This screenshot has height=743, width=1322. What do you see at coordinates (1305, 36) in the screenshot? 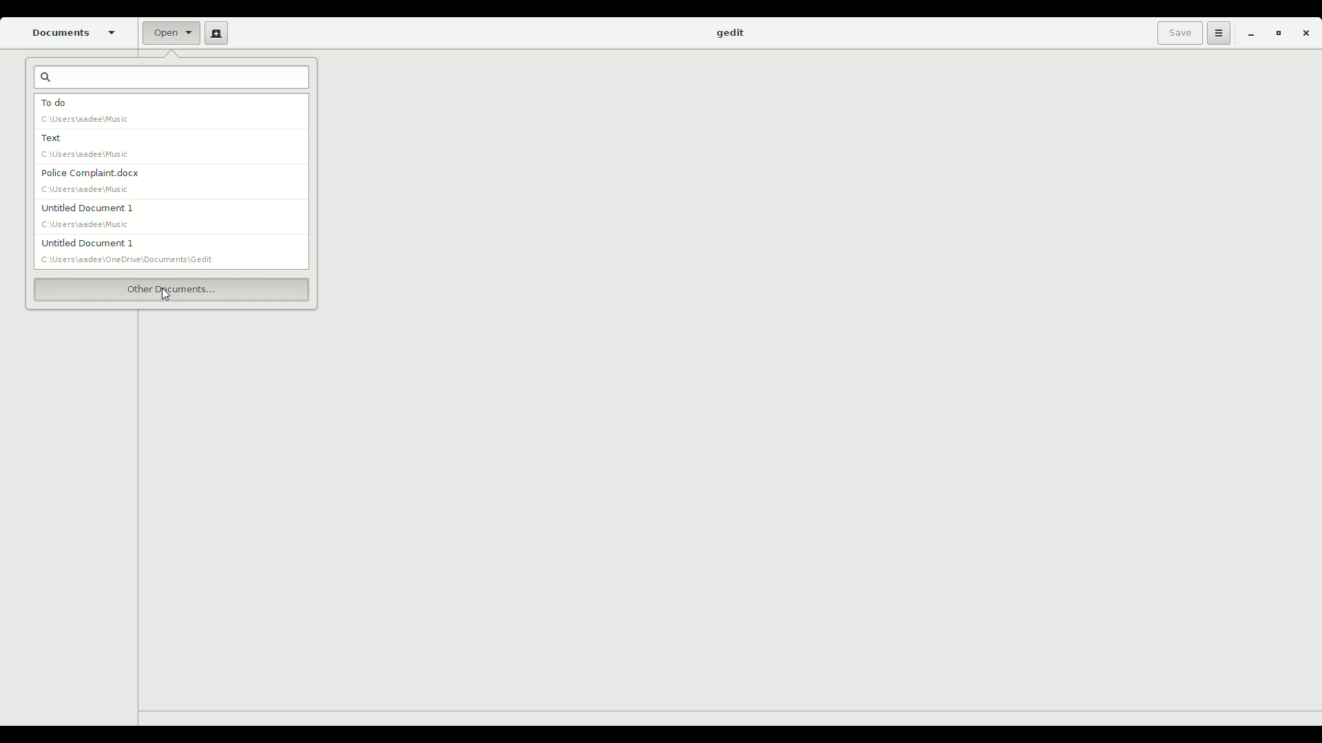
I see `Close` at bounding box center [1305, 36].